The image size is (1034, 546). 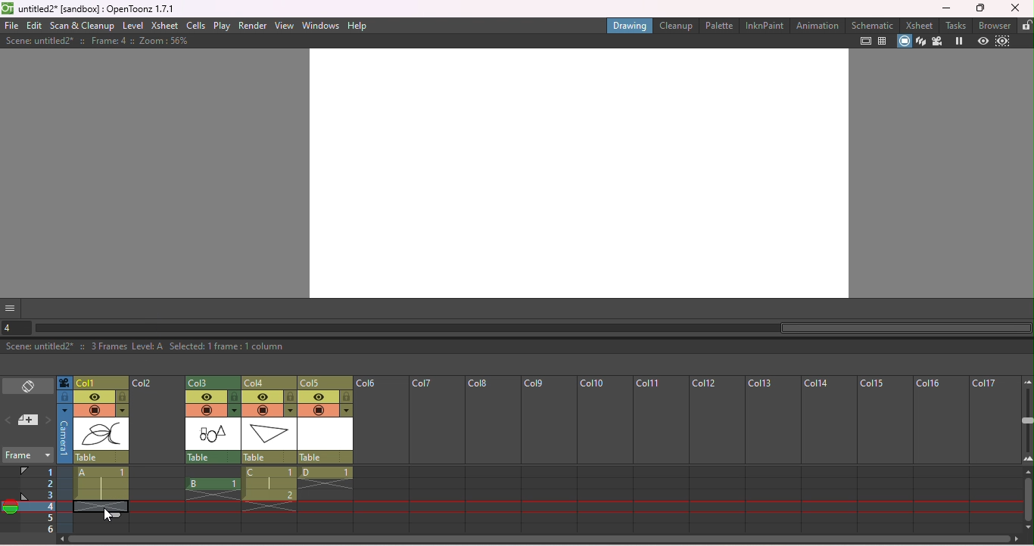 I want to click on Column 10, so click(x=606, y=454).